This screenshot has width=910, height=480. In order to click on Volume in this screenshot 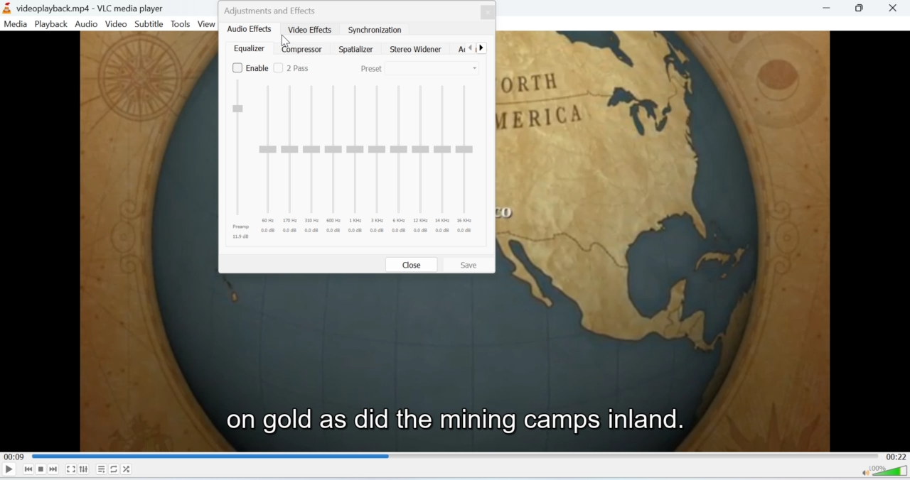, I will do `click(886, 472)`.